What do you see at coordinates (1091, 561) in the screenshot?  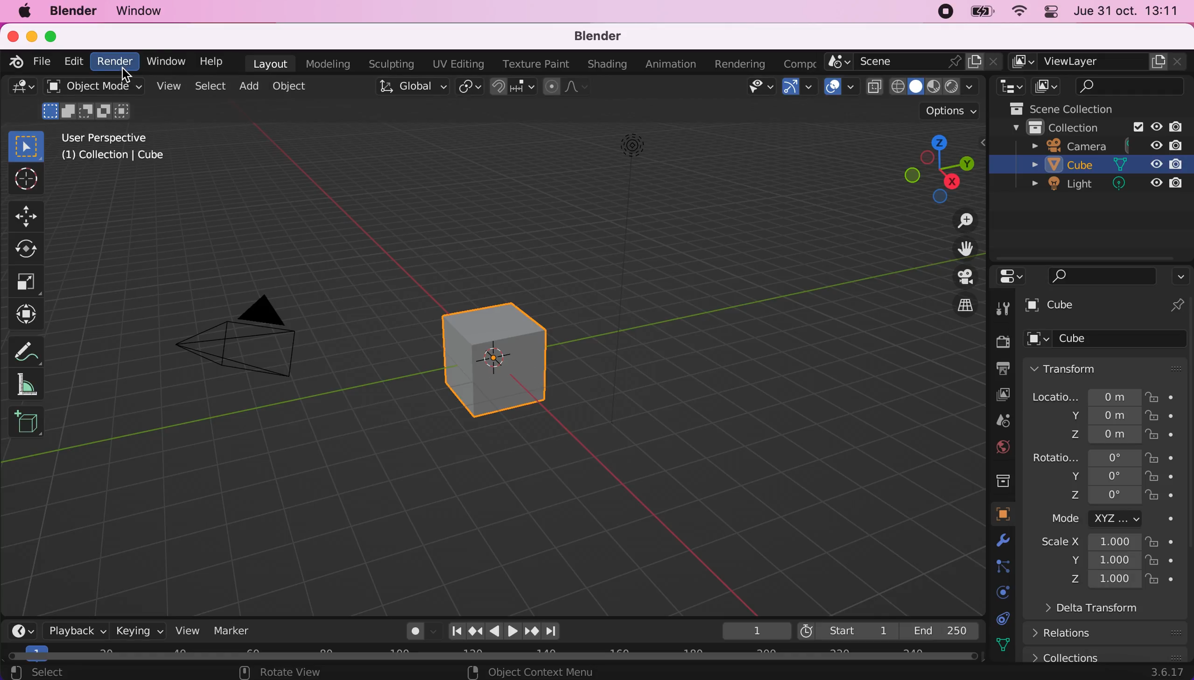 I see `scale measures` at bounding box center [1091, 561].